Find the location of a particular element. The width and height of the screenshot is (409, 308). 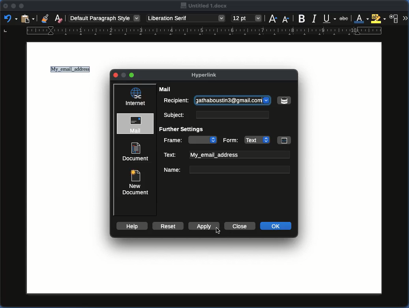

Redo is located at coordinates (10, 18).